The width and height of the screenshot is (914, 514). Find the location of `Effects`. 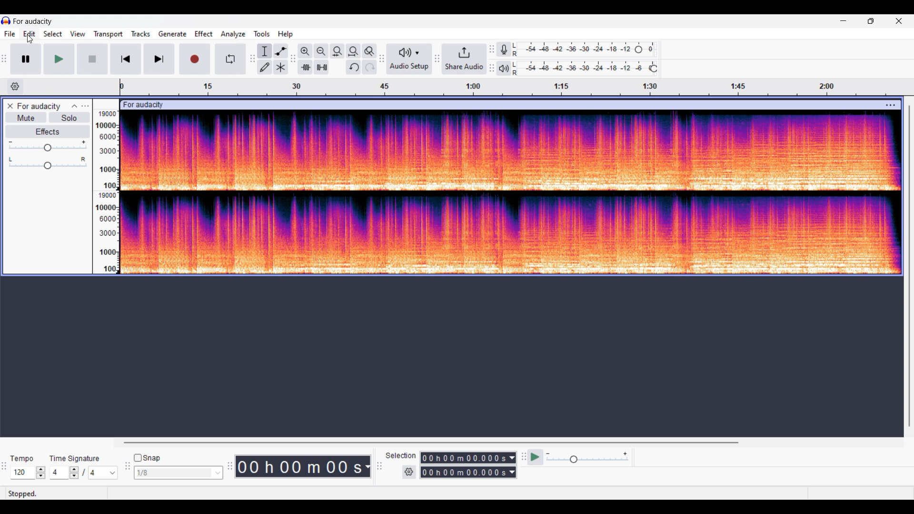

Effects is located at coordinates (47, 132).